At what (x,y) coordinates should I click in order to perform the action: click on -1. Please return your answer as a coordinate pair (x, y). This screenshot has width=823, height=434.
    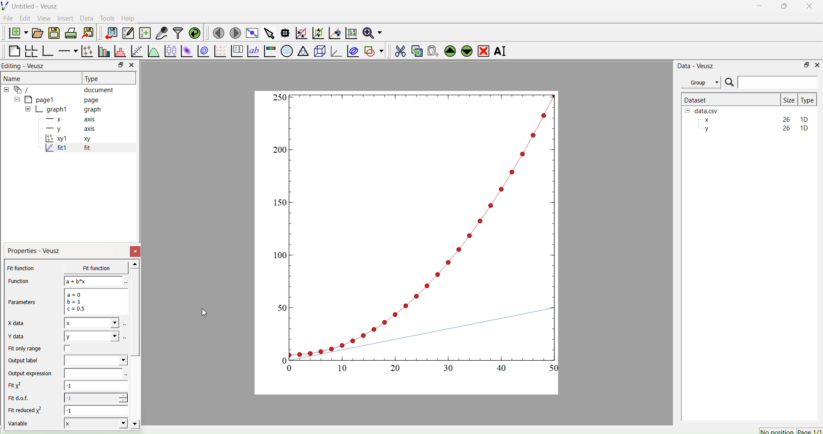
    Looking at the image, I should click on (97, 410).